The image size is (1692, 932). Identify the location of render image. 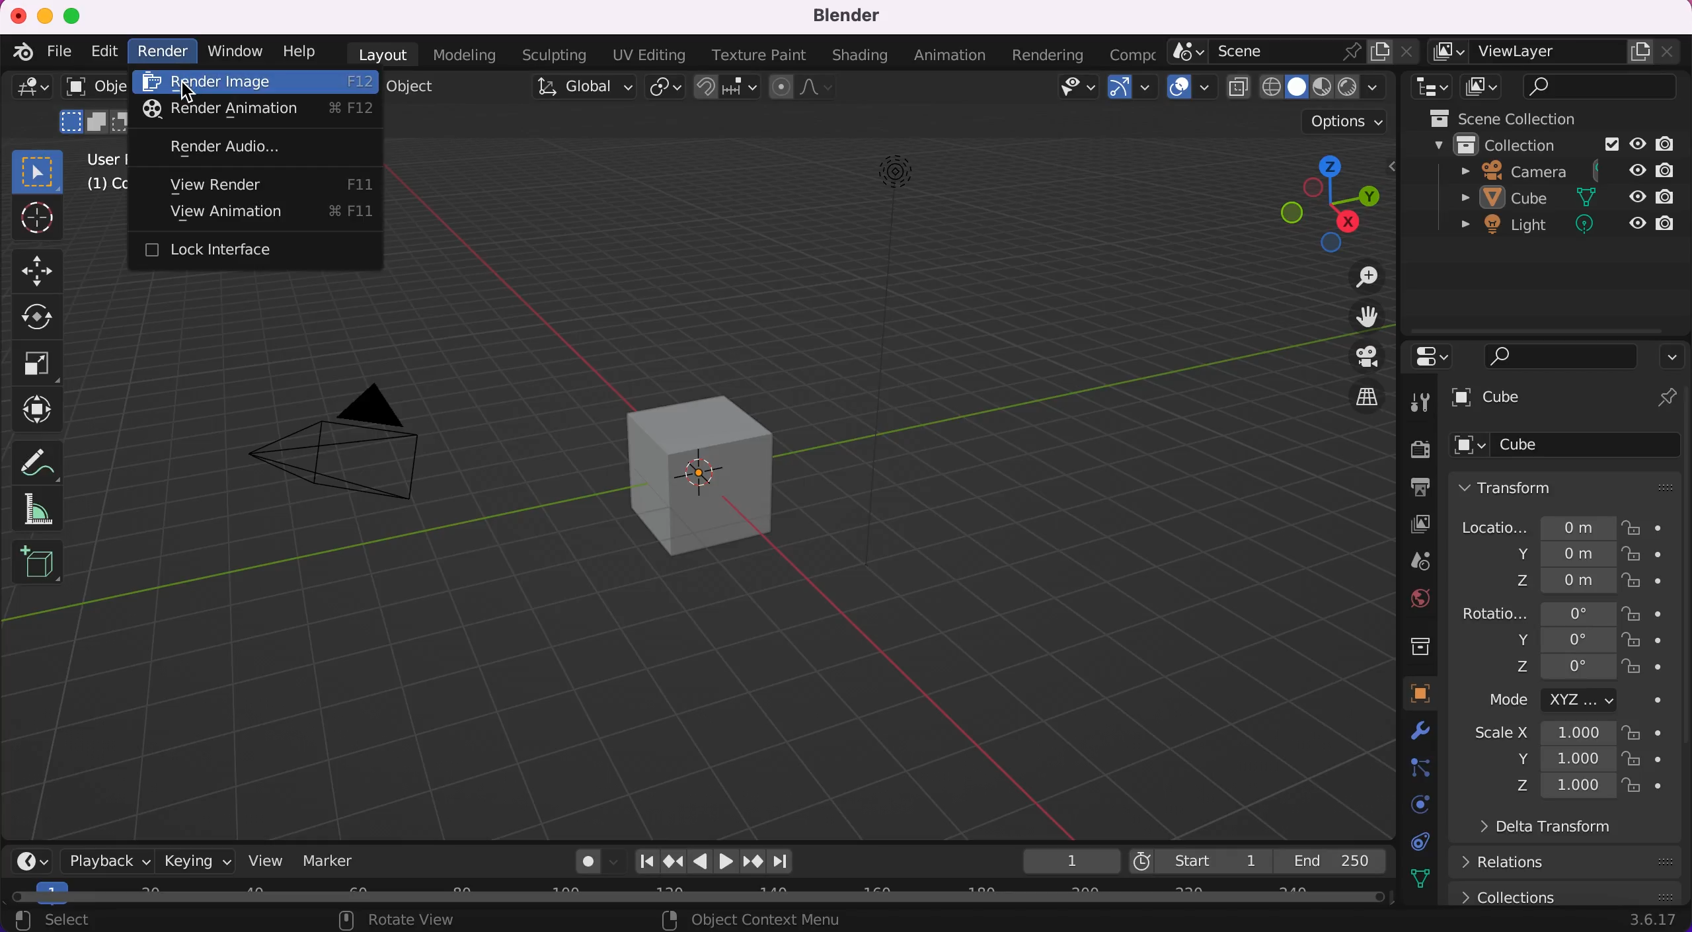
(218, 83).